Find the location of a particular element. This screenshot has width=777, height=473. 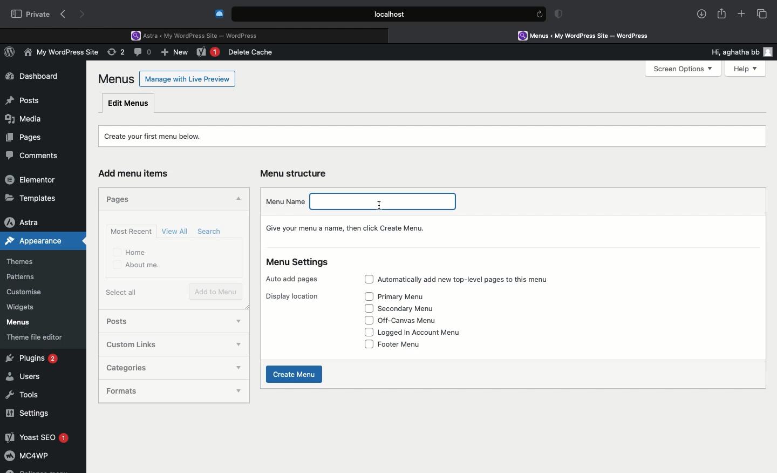

user icon is located at coordinates (770, 52).